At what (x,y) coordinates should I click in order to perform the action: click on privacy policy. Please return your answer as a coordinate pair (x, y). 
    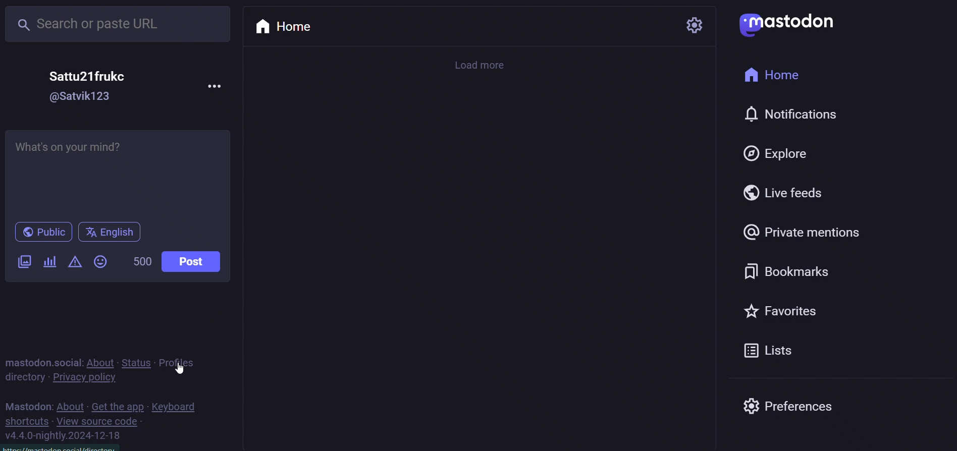
    Looking at the image, I should click on (85, 378).